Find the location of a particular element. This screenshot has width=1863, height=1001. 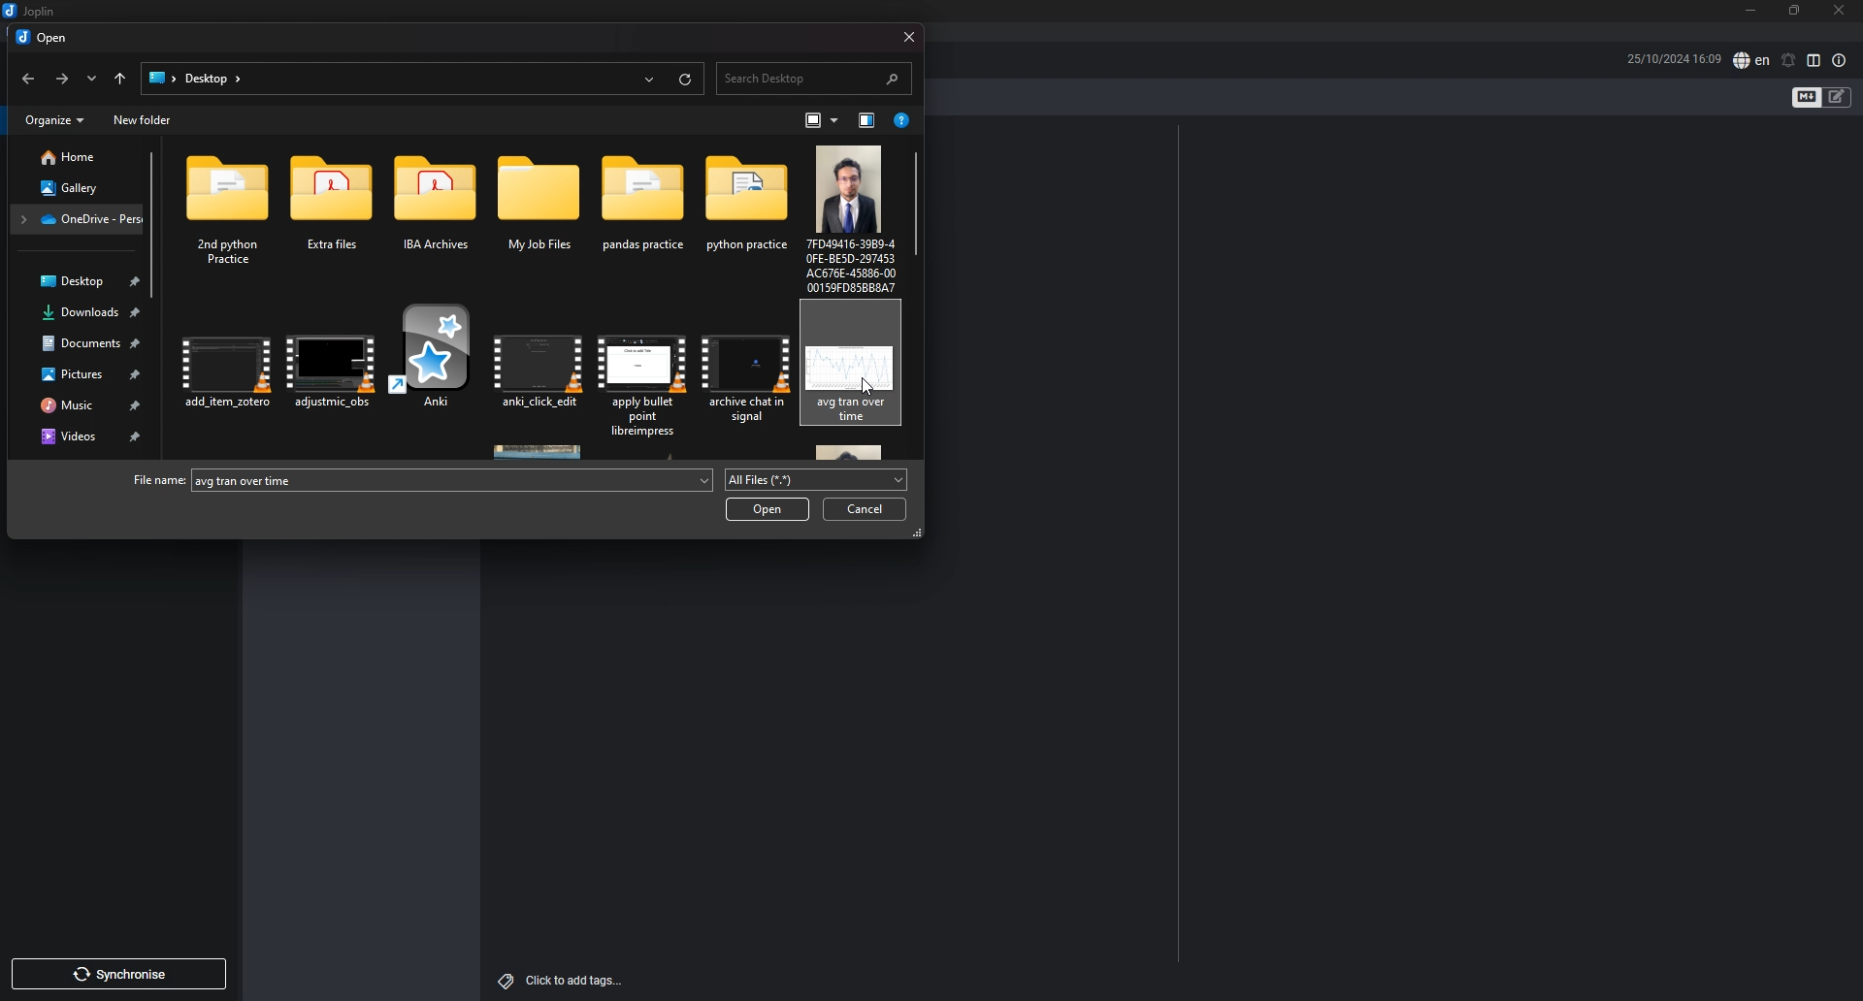

folder is located at coordinates (161, 77).